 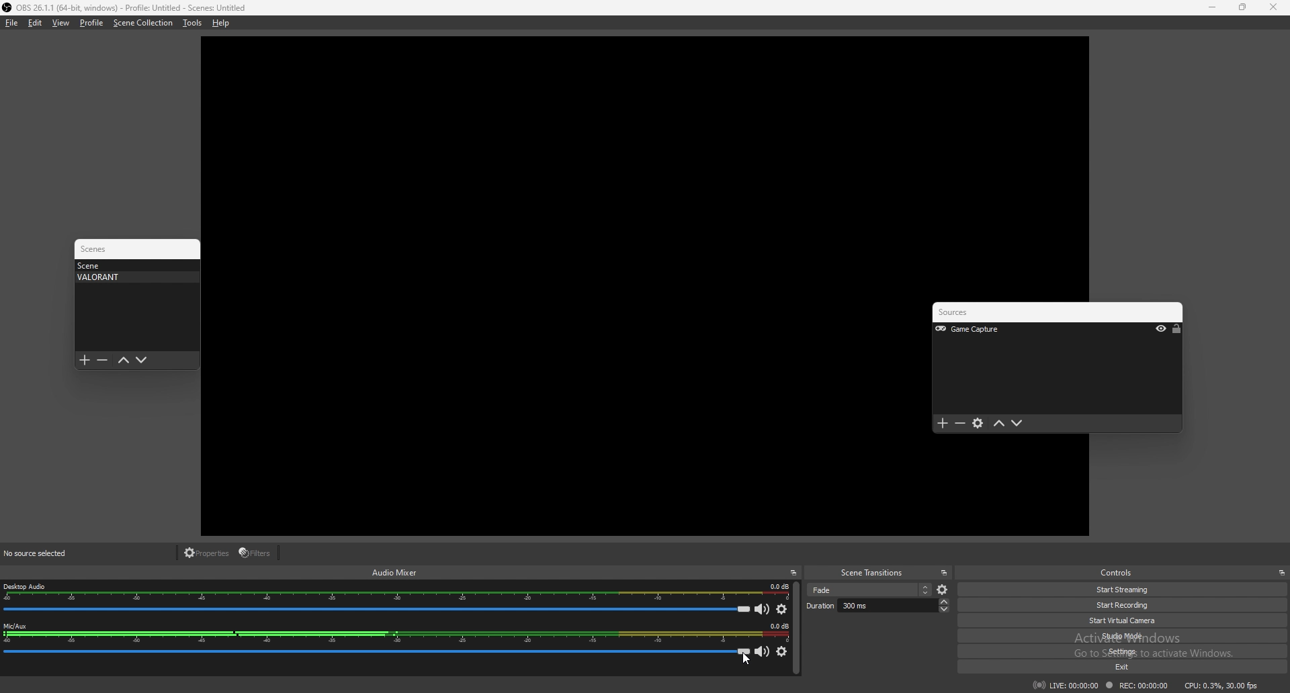 What do you see at coordinates (869, 590) in the screenshot?
I see `scene selection` at bounding box center [869, 590].